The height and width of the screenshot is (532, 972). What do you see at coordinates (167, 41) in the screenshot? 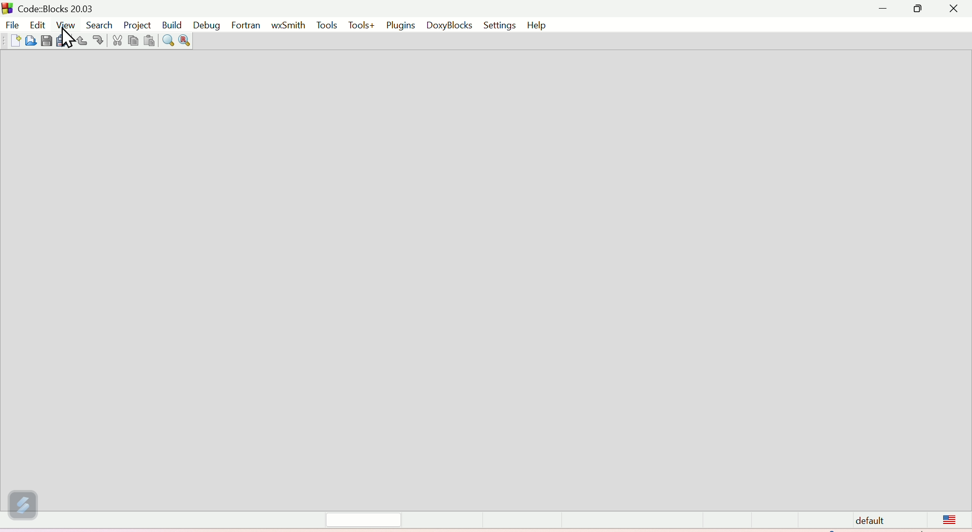
I see `search` at bounding box center [167, 41].